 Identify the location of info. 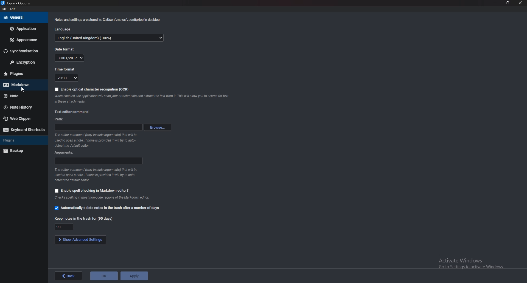
(107, 20).